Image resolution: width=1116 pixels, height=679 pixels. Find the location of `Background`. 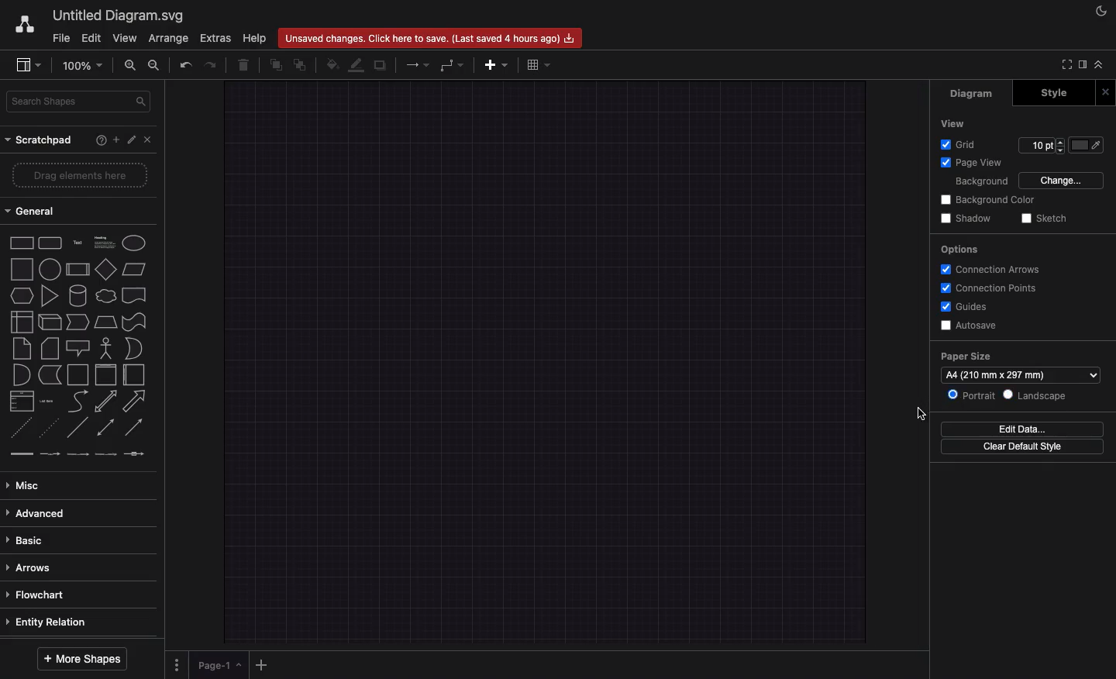

Background is located at coordinates (980, 181).